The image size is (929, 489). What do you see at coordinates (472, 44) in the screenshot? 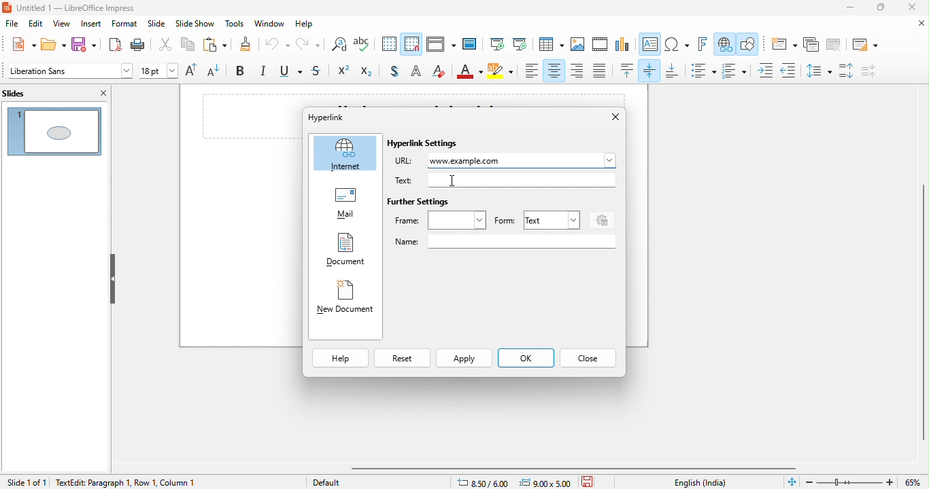
I see `master slide` at bounding box center [472, 44].